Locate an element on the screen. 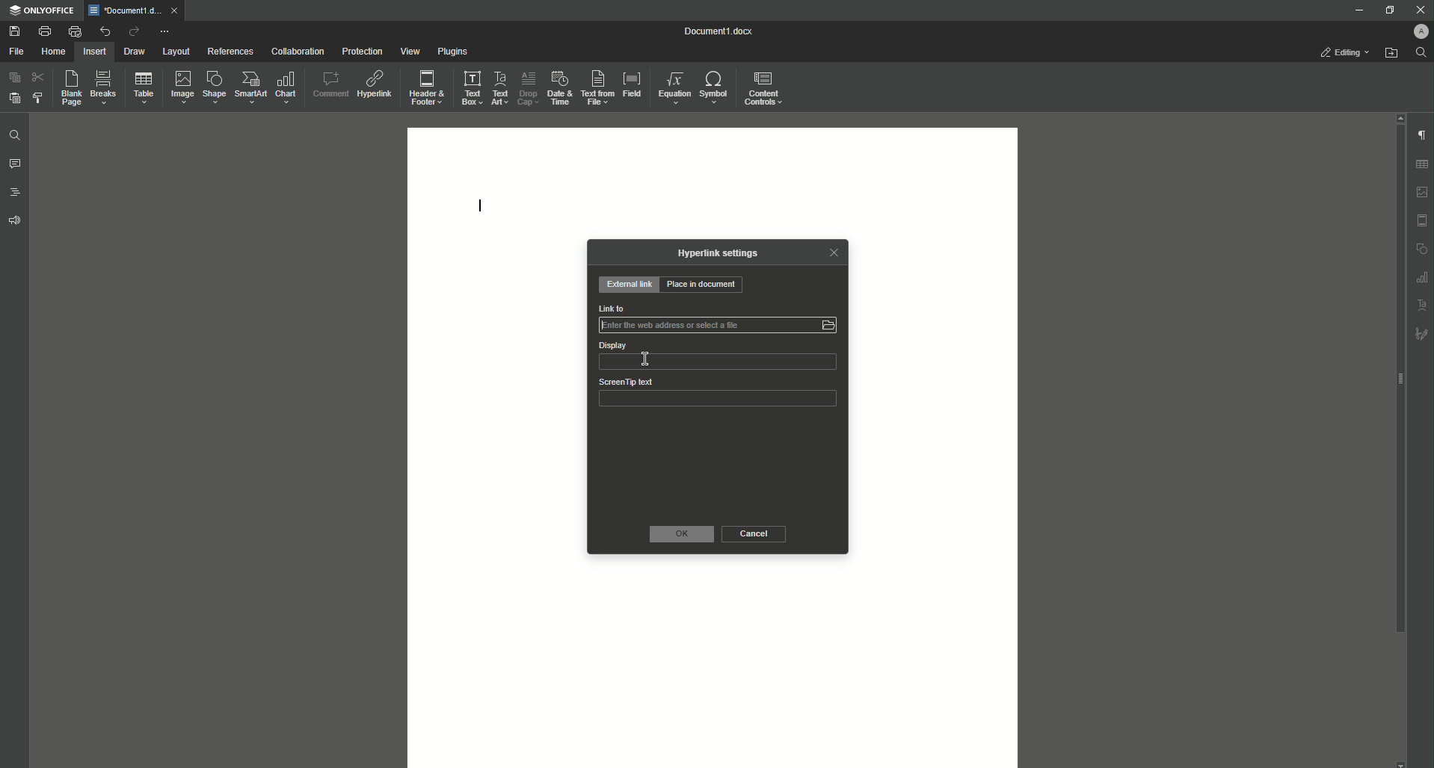  *Document1.docx is located at coordinates (124, 10).